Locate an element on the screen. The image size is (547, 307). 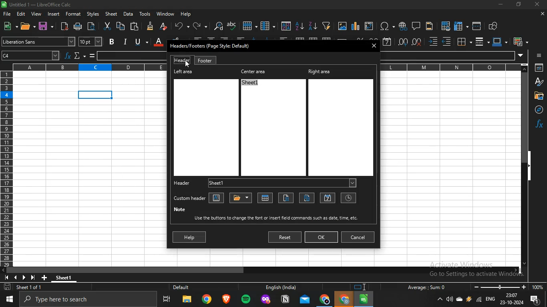
wifi is located at coordinates (479, 301).